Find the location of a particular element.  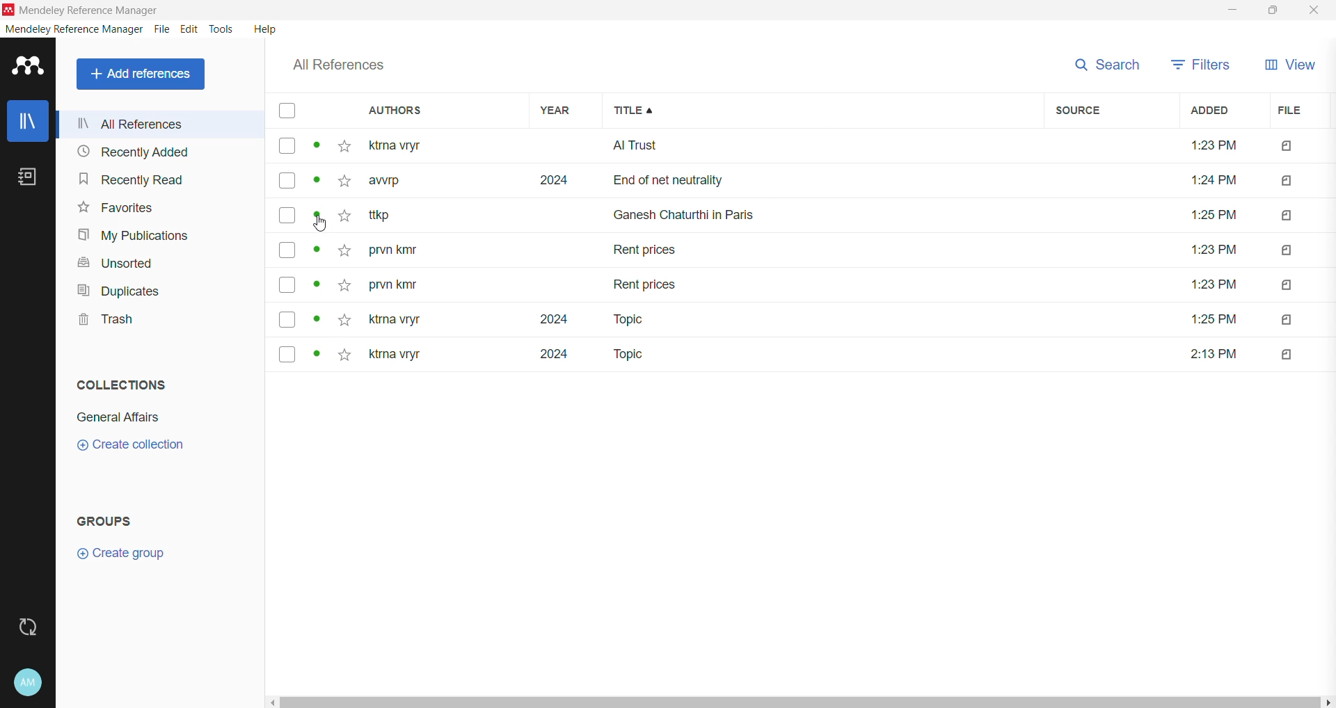

Close is located at coordinates (1314, 10).